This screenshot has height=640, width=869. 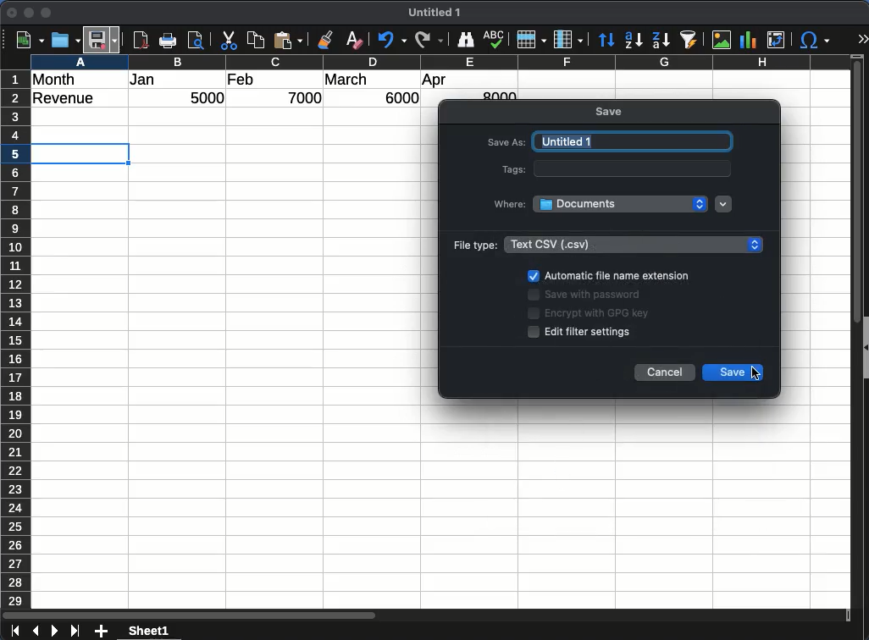 What do you see at coordinates (329, 40) in the screenshot?
I see `clone formatting` at bounding box center [329, 40].